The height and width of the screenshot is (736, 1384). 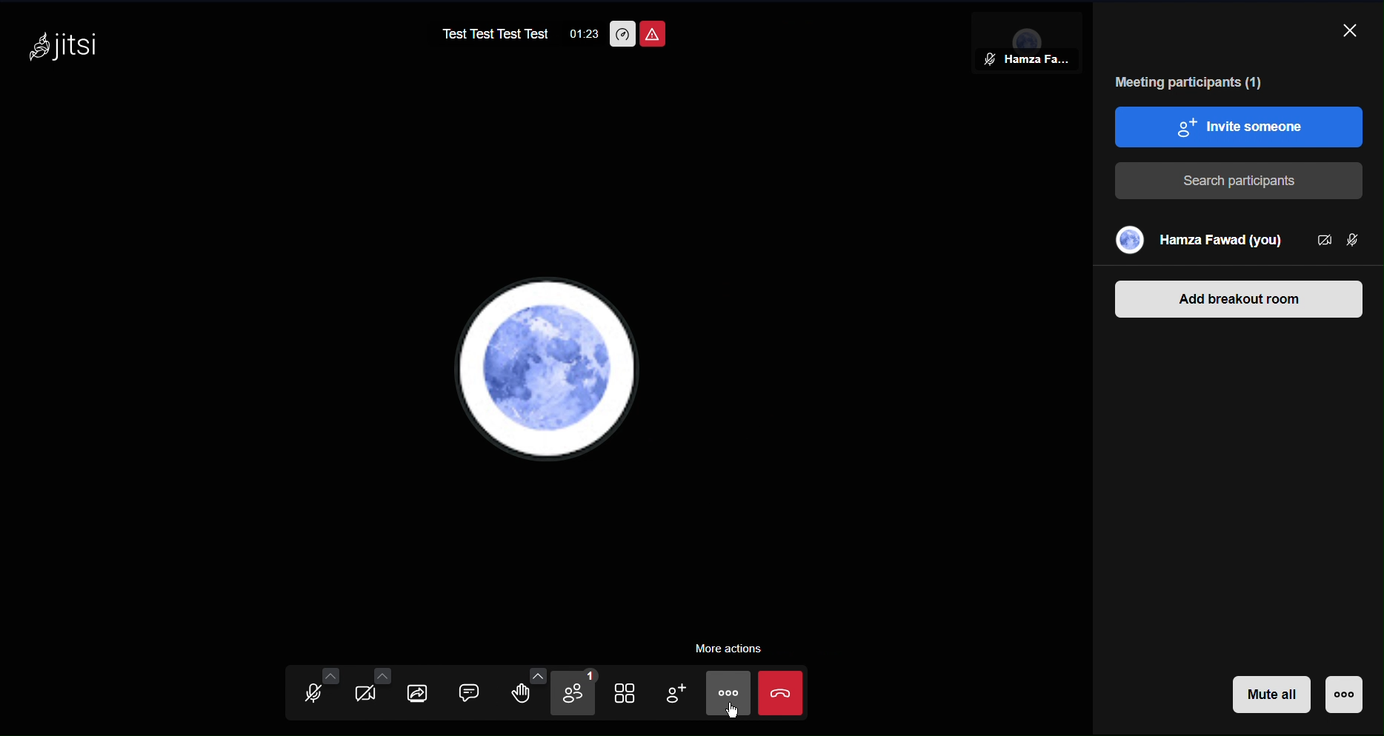 I want to click on Meeting Unsafe, so click(x=657, y=36).